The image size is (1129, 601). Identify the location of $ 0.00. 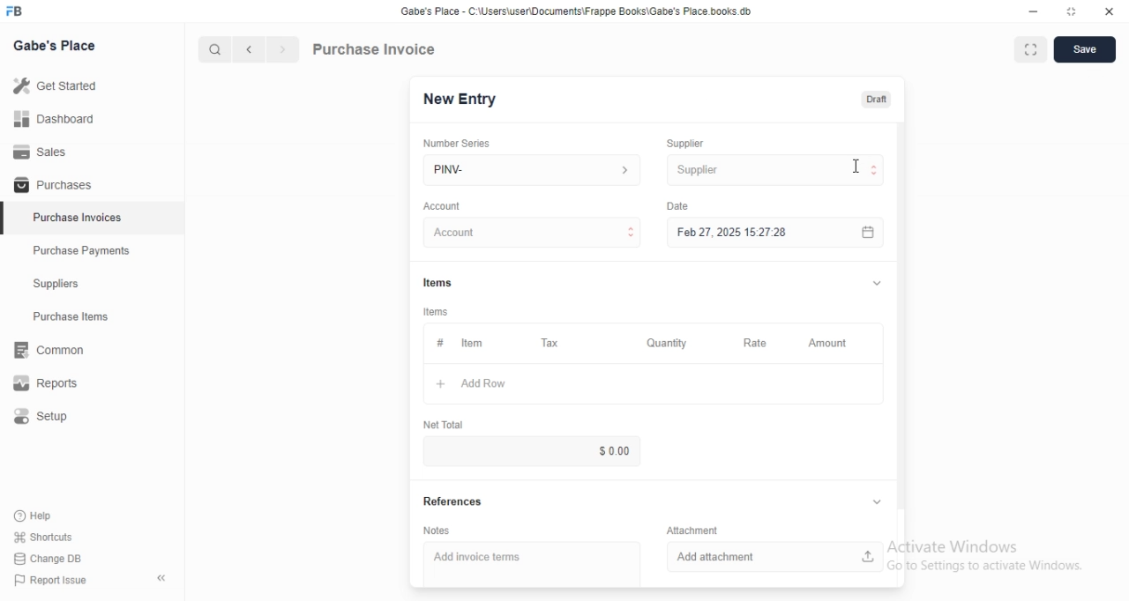
(531, 451).